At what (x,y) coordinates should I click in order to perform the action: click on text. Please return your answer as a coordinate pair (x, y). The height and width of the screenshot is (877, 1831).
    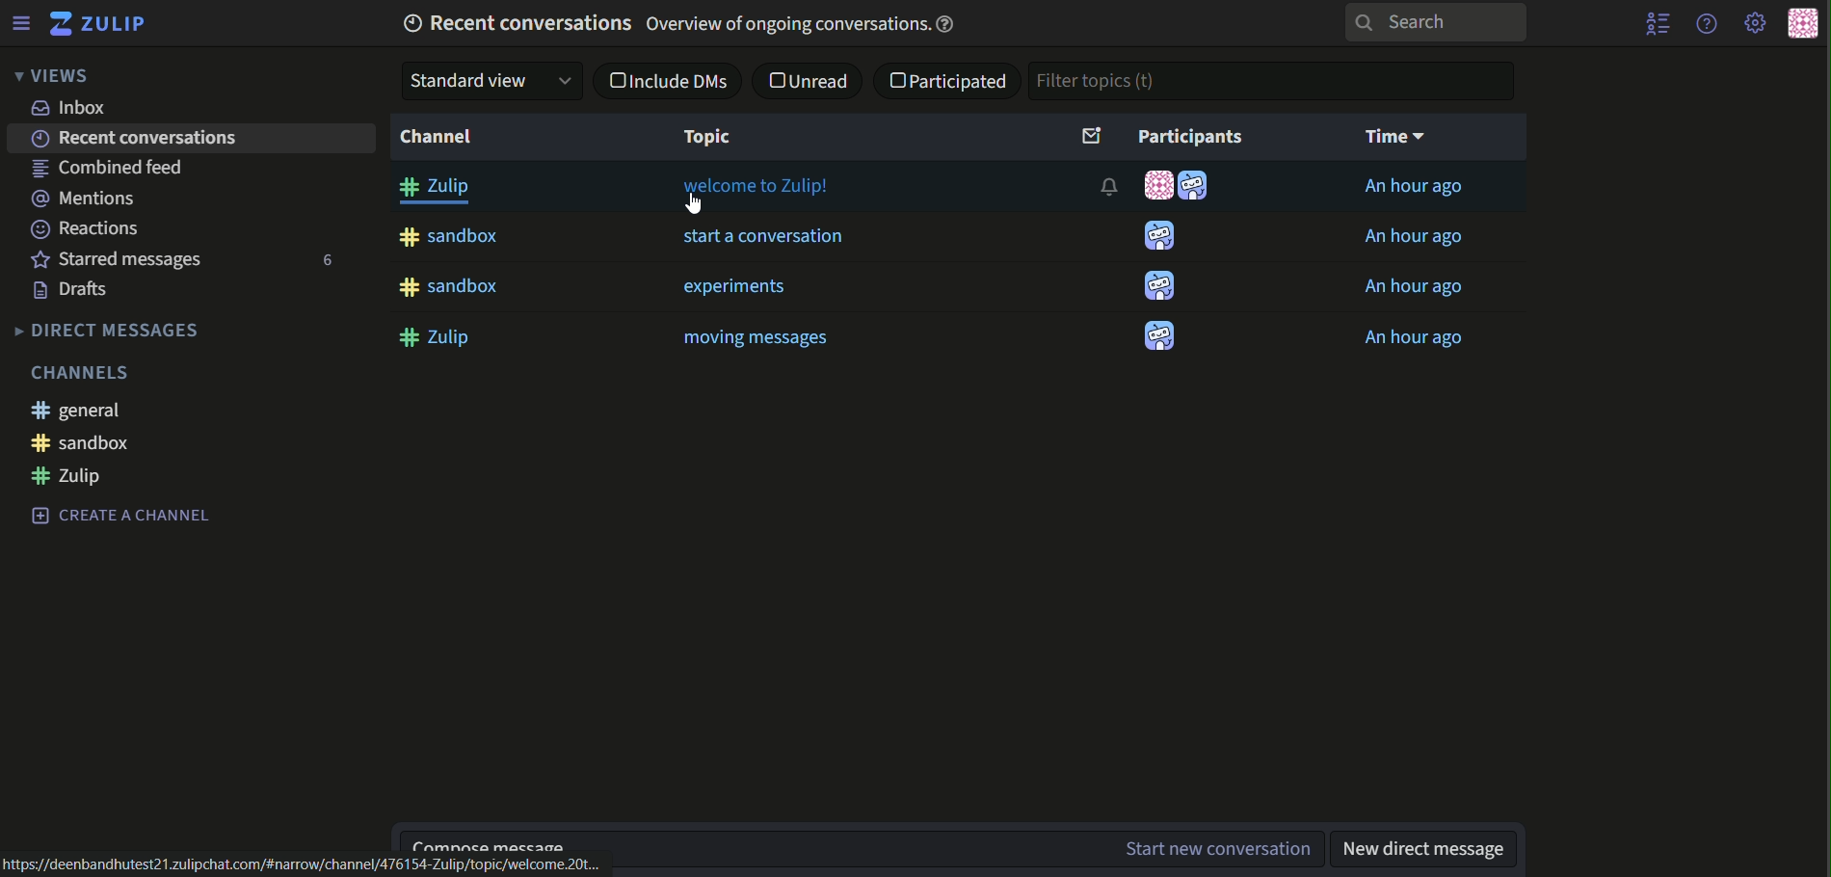
    Looking at the image, I should click on (756, 339).